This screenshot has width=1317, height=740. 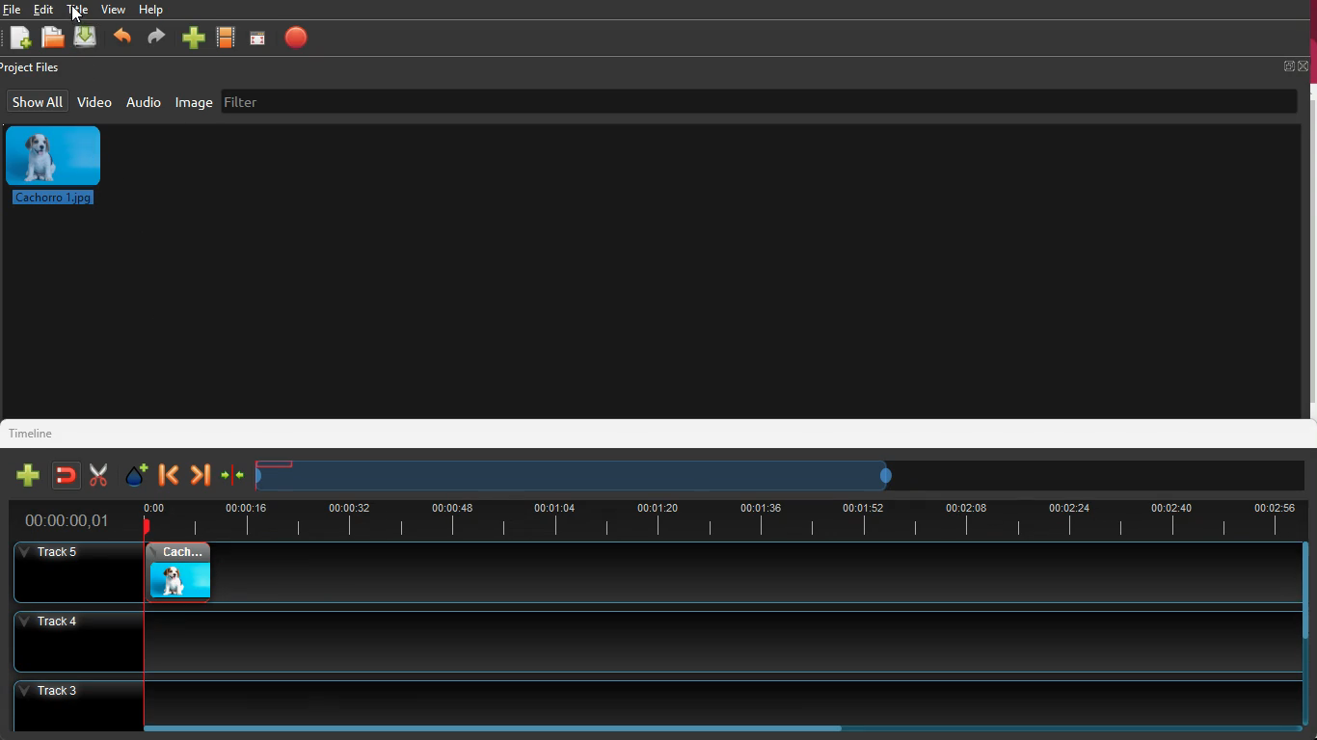 I want to click on file, so click(x=56, y=40).